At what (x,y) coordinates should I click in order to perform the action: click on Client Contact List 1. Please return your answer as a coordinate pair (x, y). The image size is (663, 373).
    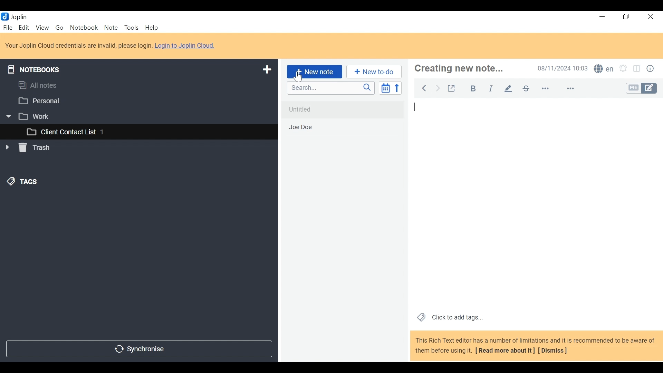
    Looking at the image, I should click on (138, 132).